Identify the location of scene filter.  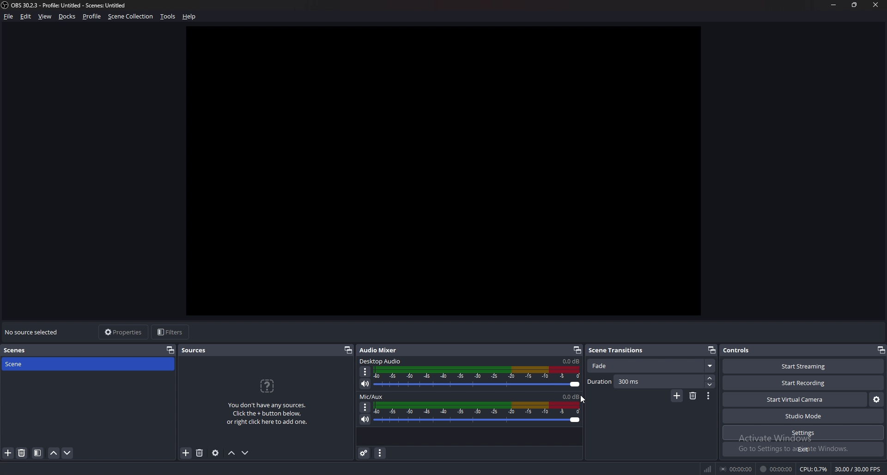
(37, 453).